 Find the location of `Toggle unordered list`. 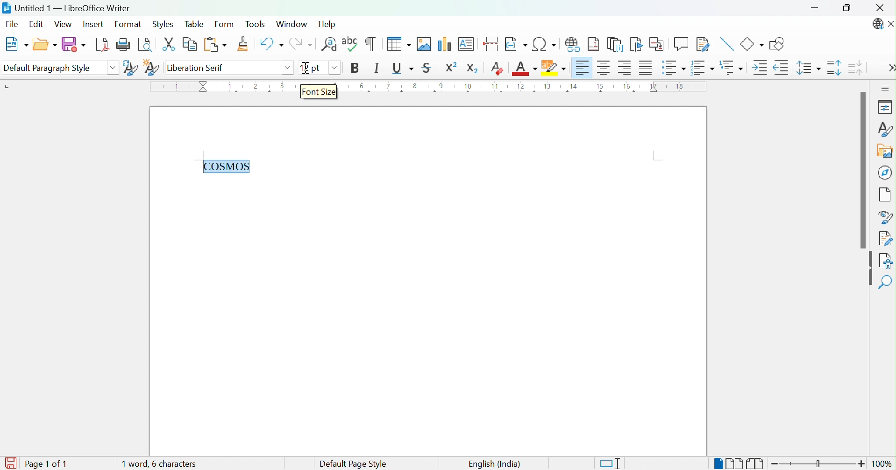

Toggle unordered list is located at coordinates (673, 69).